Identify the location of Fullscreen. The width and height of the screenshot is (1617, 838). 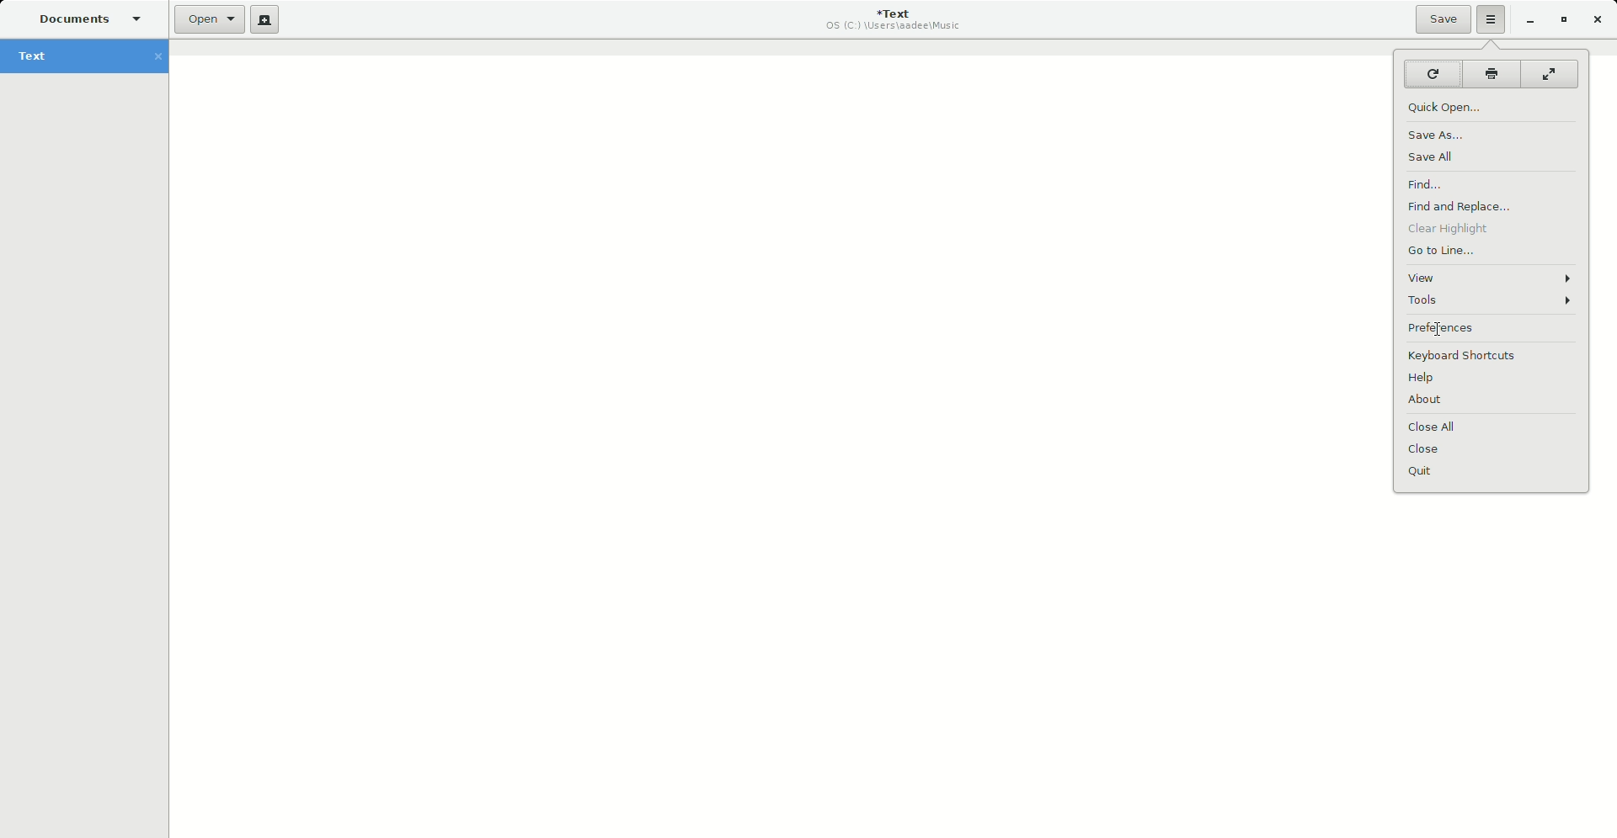
(1550, 74).